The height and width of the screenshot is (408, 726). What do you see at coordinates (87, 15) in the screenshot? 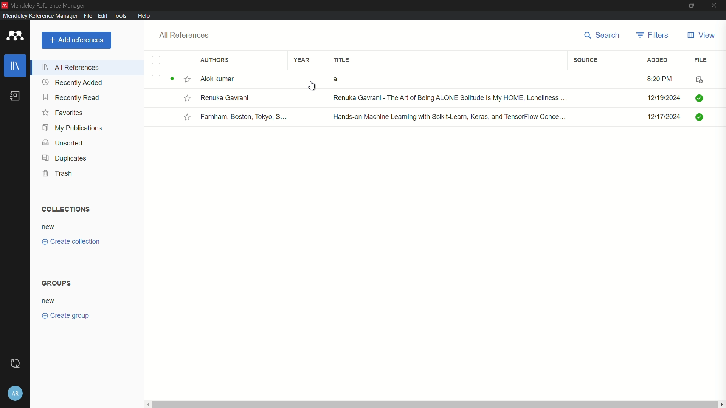
I see `file menu` at bounding box center [87, 15].